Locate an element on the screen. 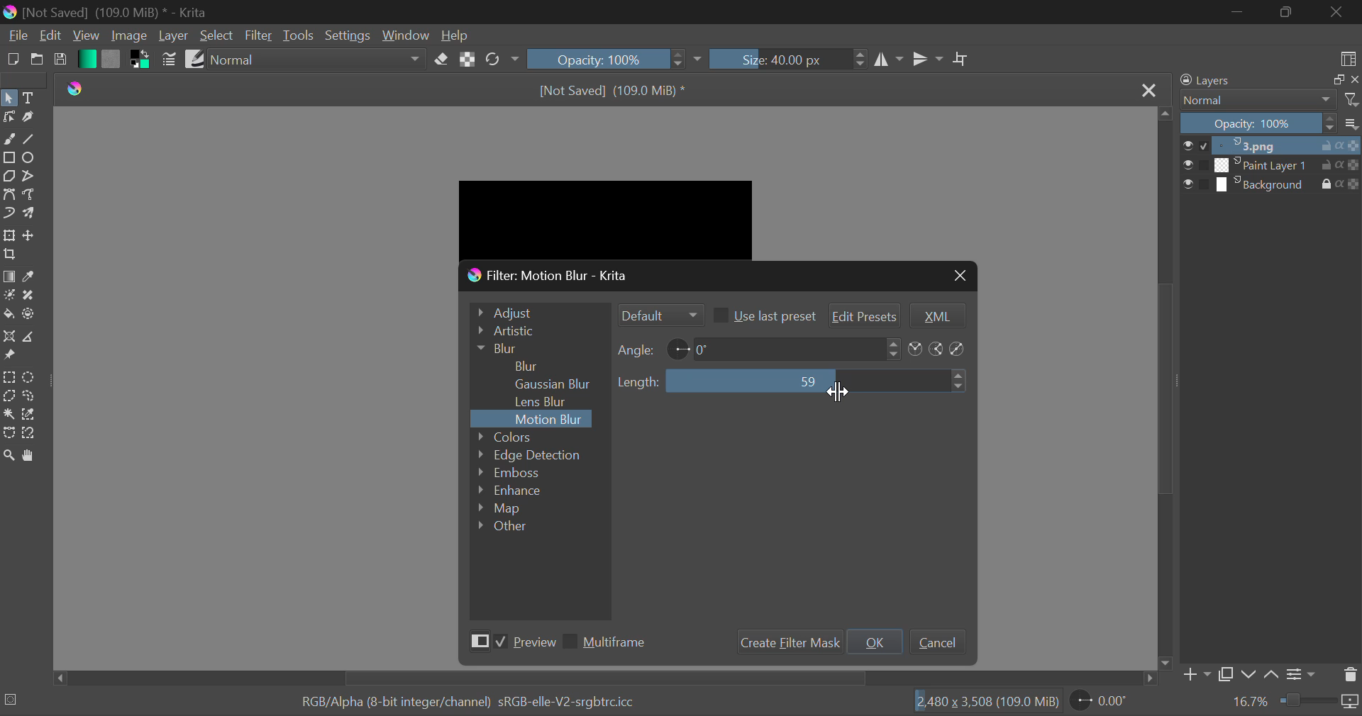 Image resolution: width=1362 pixels, height=716 pixels. Artistic is located at coordinates (536, 331).